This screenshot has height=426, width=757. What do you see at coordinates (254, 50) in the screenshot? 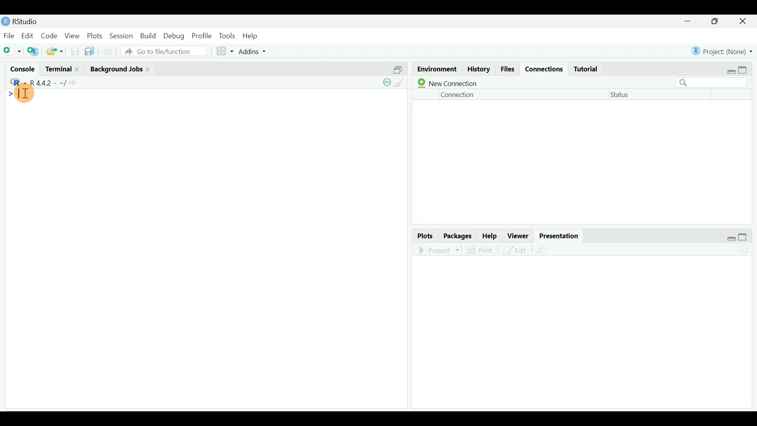
I see `Addins` at bounding box center [254, 50].